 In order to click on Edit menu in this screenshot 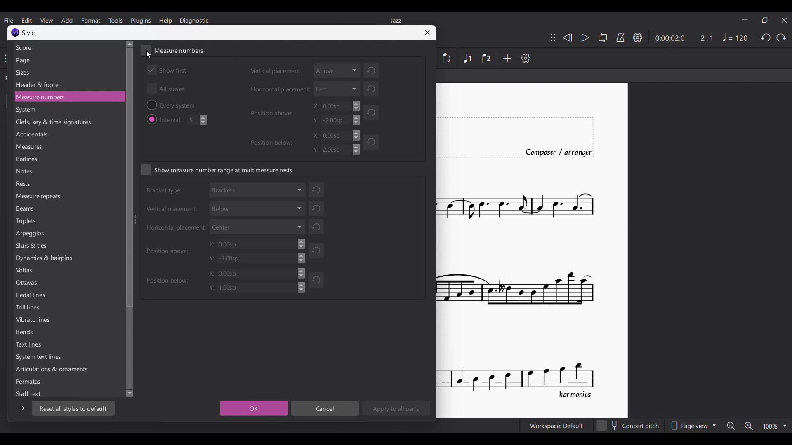, I will do `click(26, 20)`.